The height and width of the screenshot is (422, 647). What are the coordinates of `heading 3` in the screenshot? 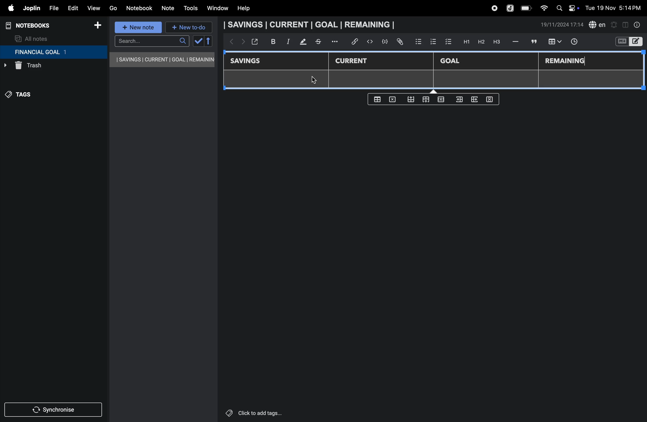 It's located at (497, 42).